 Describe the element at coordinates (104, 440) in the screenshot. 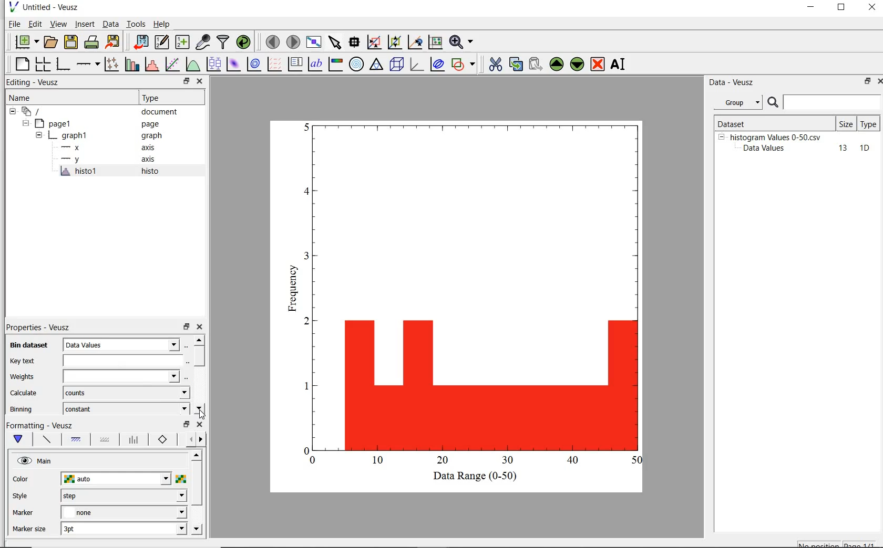

I see `fill over` at that location.